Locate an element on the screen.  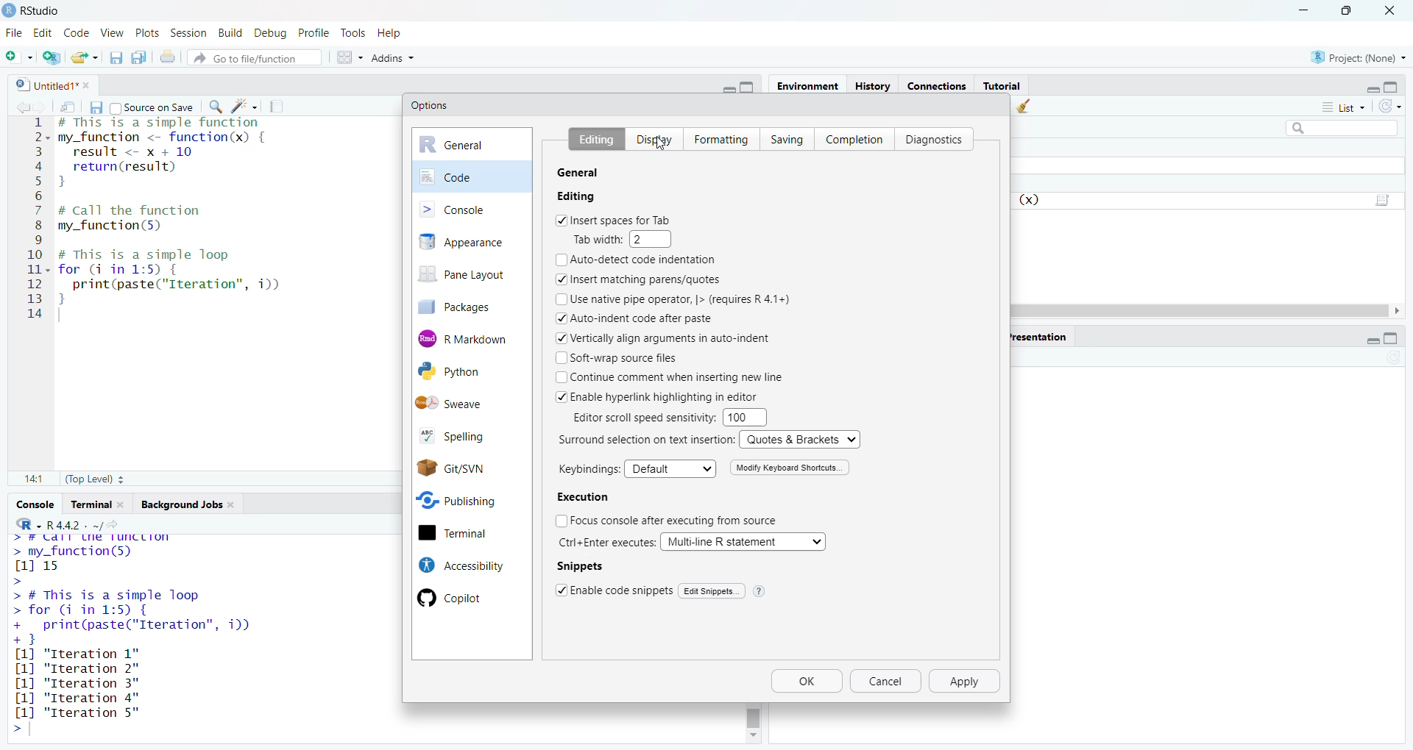
show in new window is located at coordinates (69, 106).